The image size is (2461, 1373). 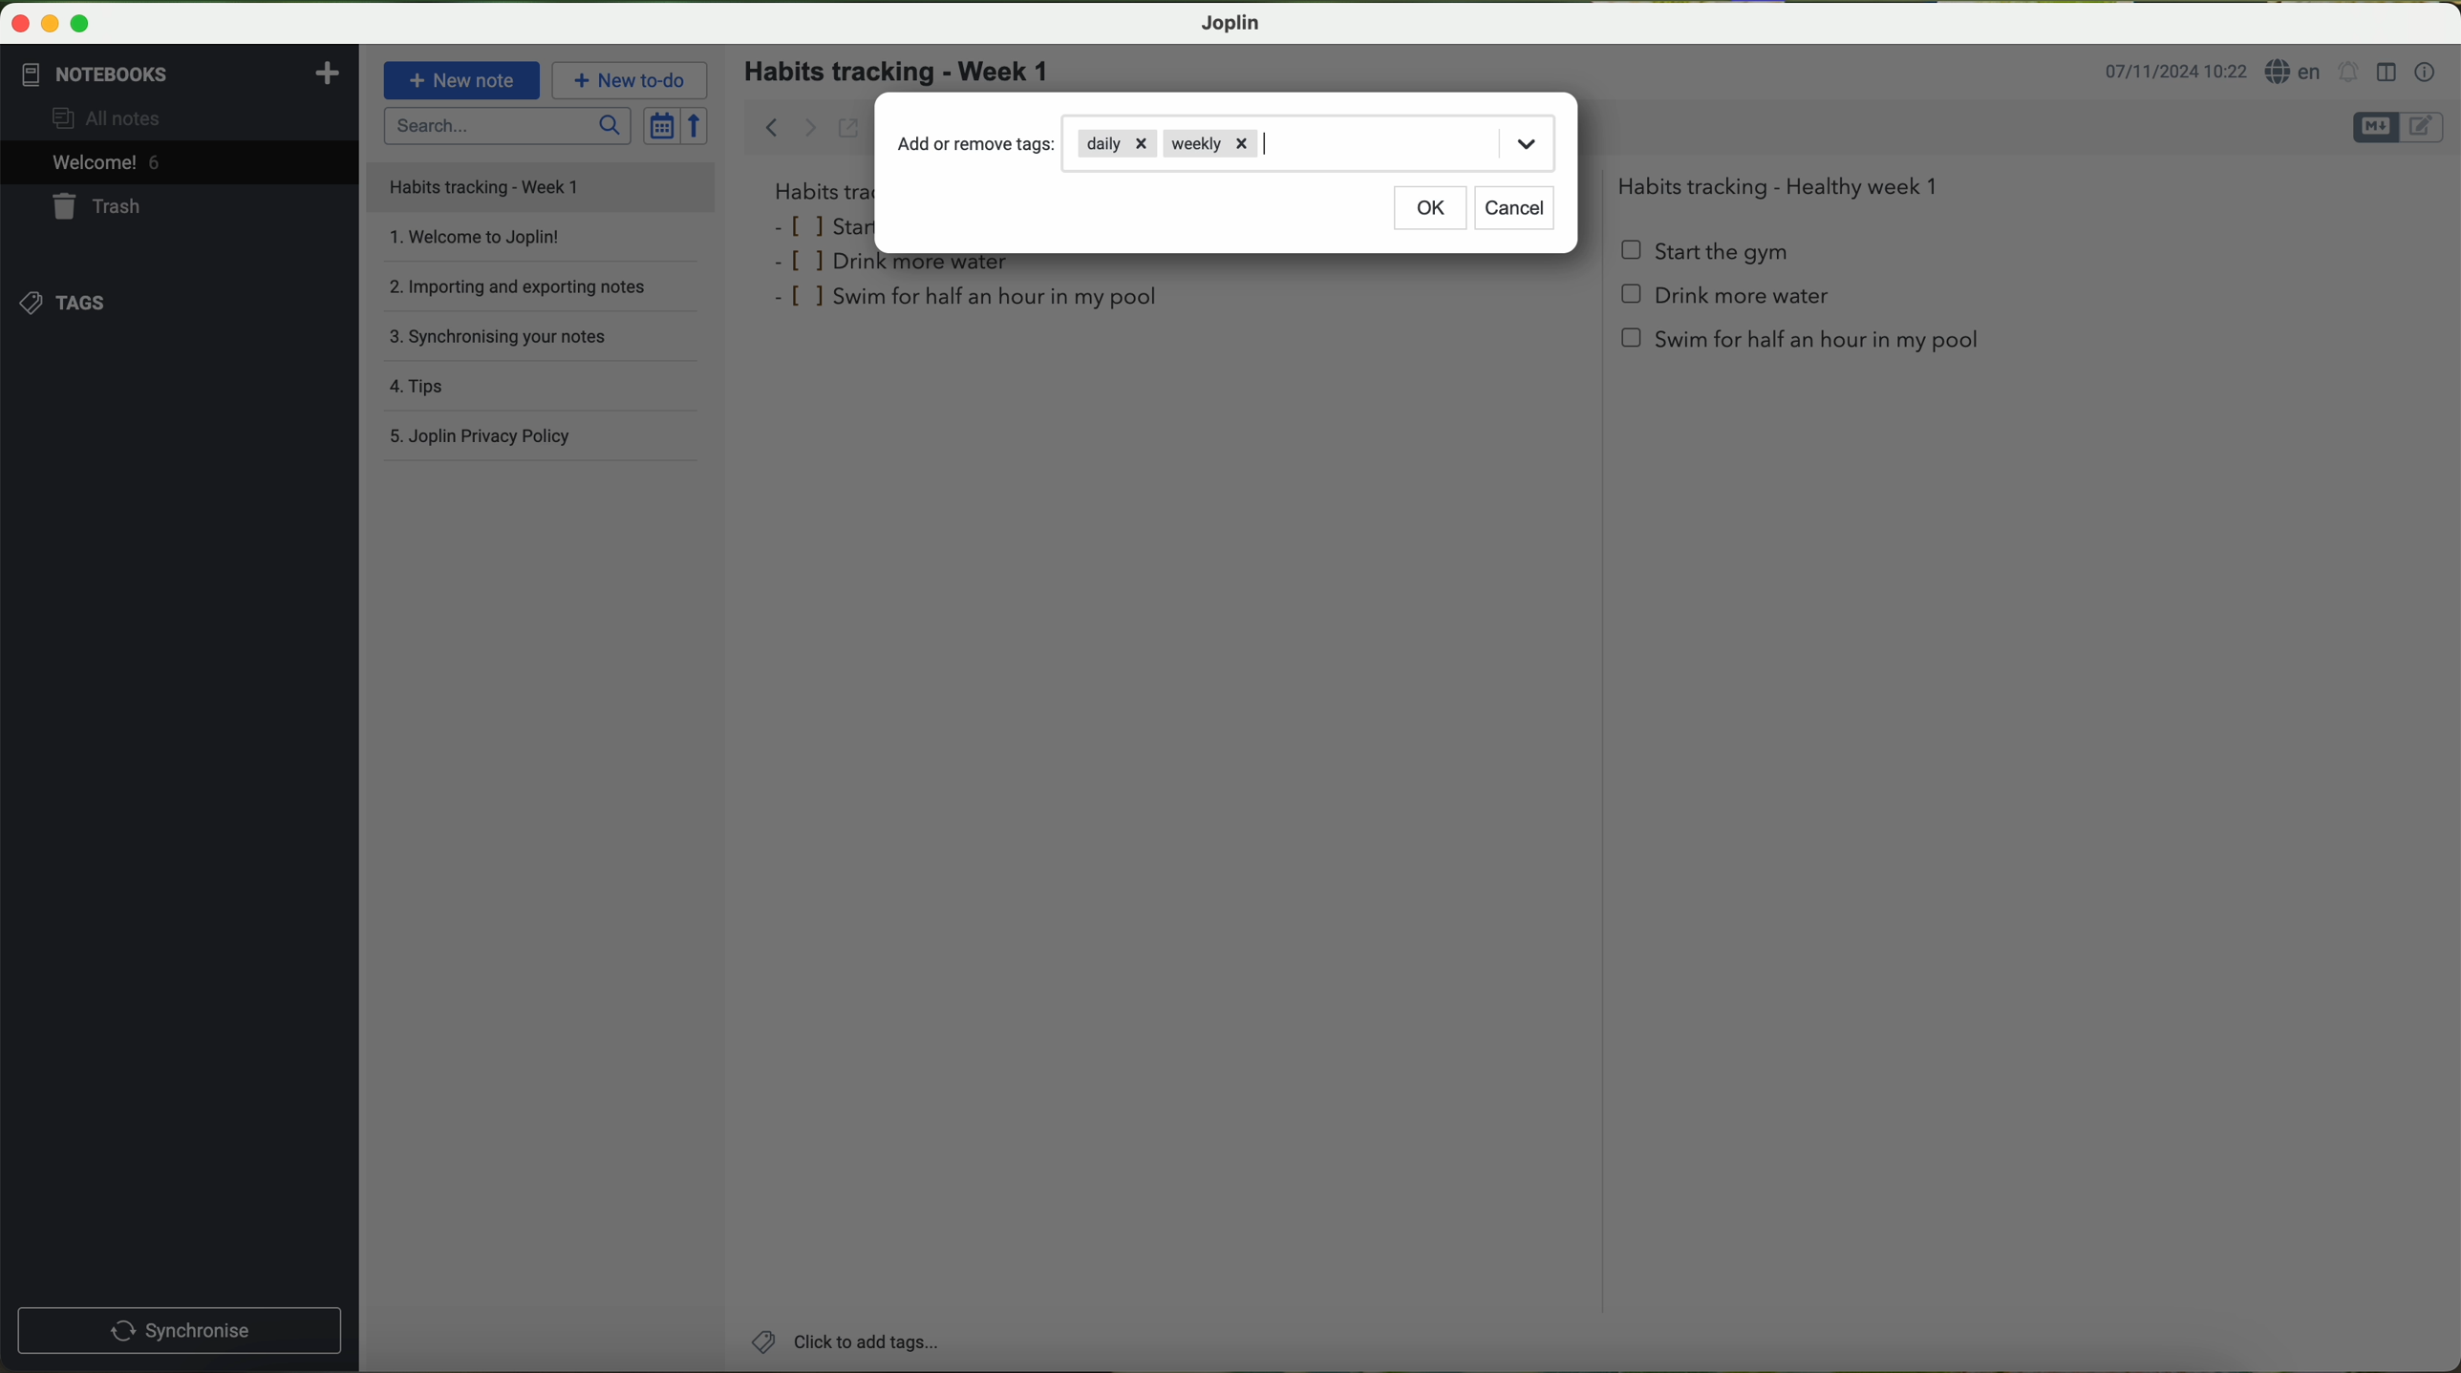 What do you see at coordinates (107, 162) in the screenshot?
I see `welcome 5` at bounding box center [107, 162].